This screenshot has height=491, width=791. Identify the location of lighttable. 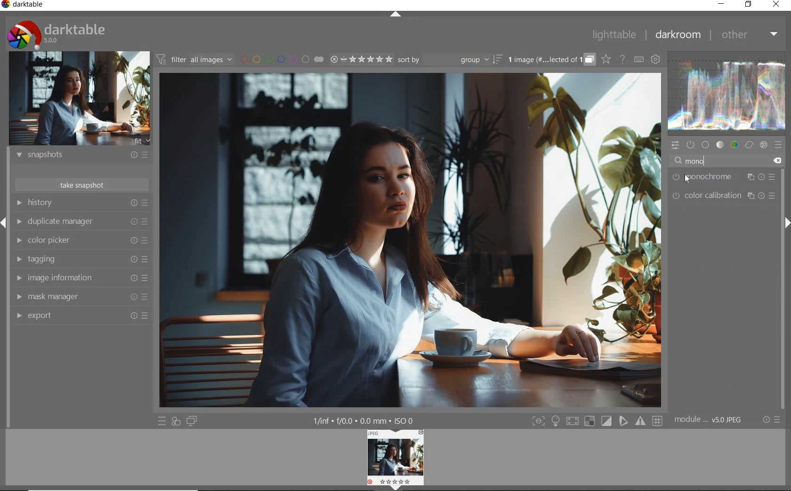
(614, 35).